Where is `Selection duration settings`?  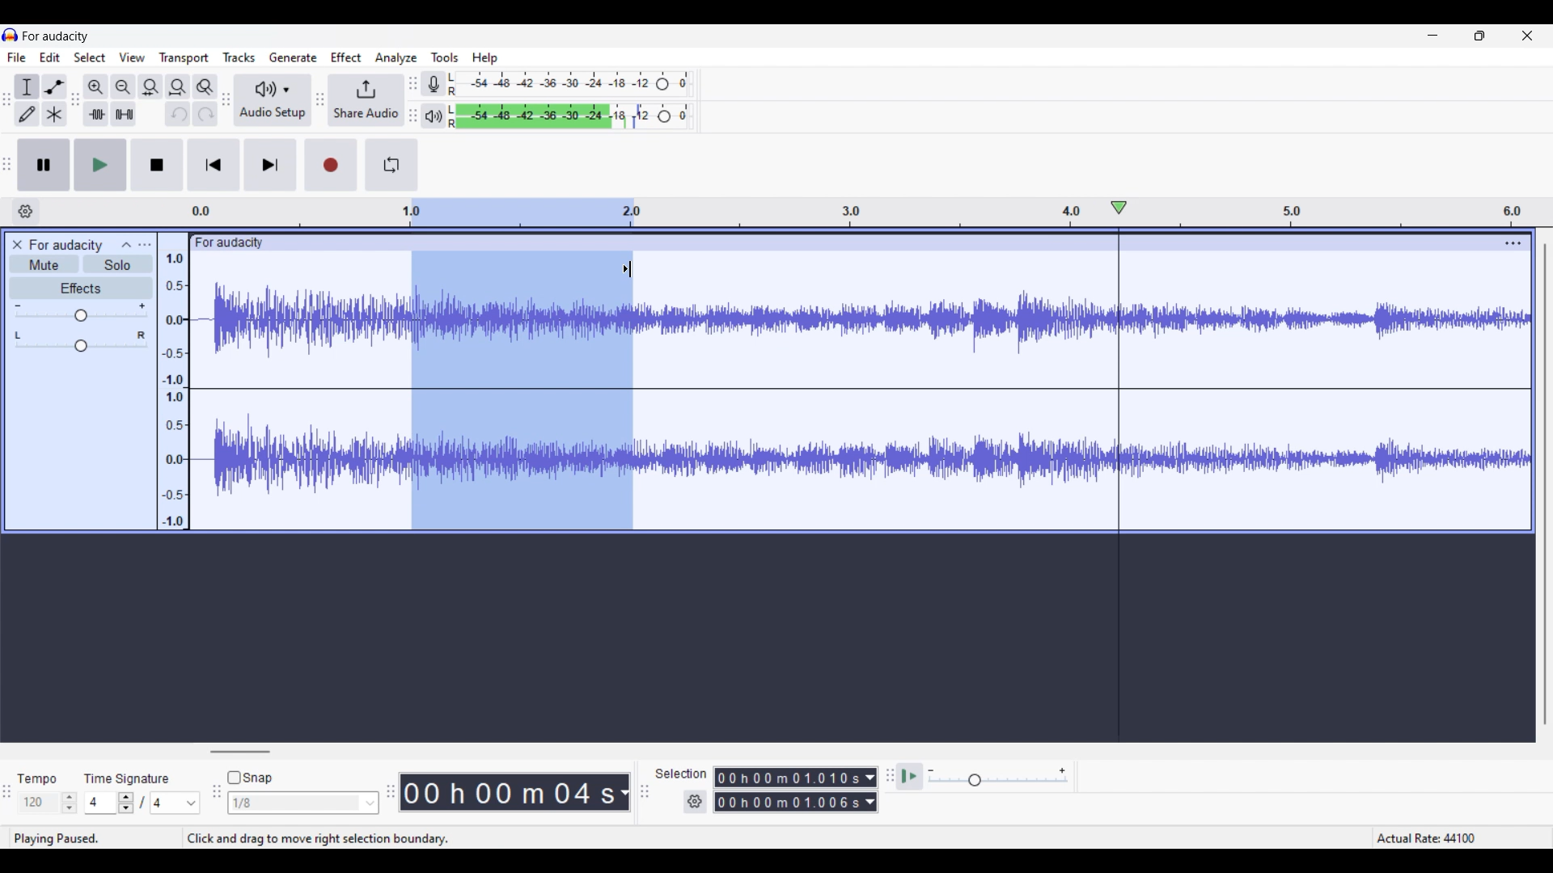 Selection duration settings is located at coordinates (694, 802).